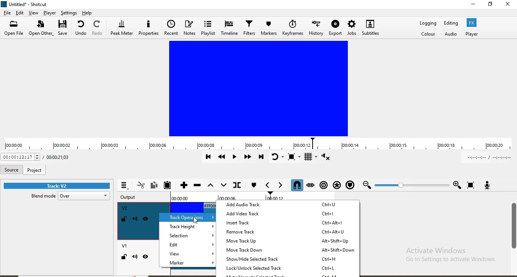 The height and width of the screenshot is (277, 517). Describe the element at coordinates (188, 255) in the screenshot. I see `view` at that location.